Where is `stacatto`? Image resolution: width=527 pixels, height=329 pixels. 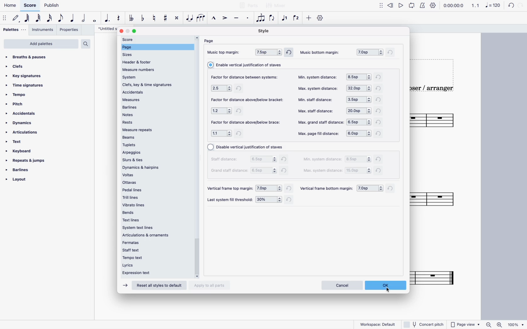 stacatto is located at coordinates (248, 19).